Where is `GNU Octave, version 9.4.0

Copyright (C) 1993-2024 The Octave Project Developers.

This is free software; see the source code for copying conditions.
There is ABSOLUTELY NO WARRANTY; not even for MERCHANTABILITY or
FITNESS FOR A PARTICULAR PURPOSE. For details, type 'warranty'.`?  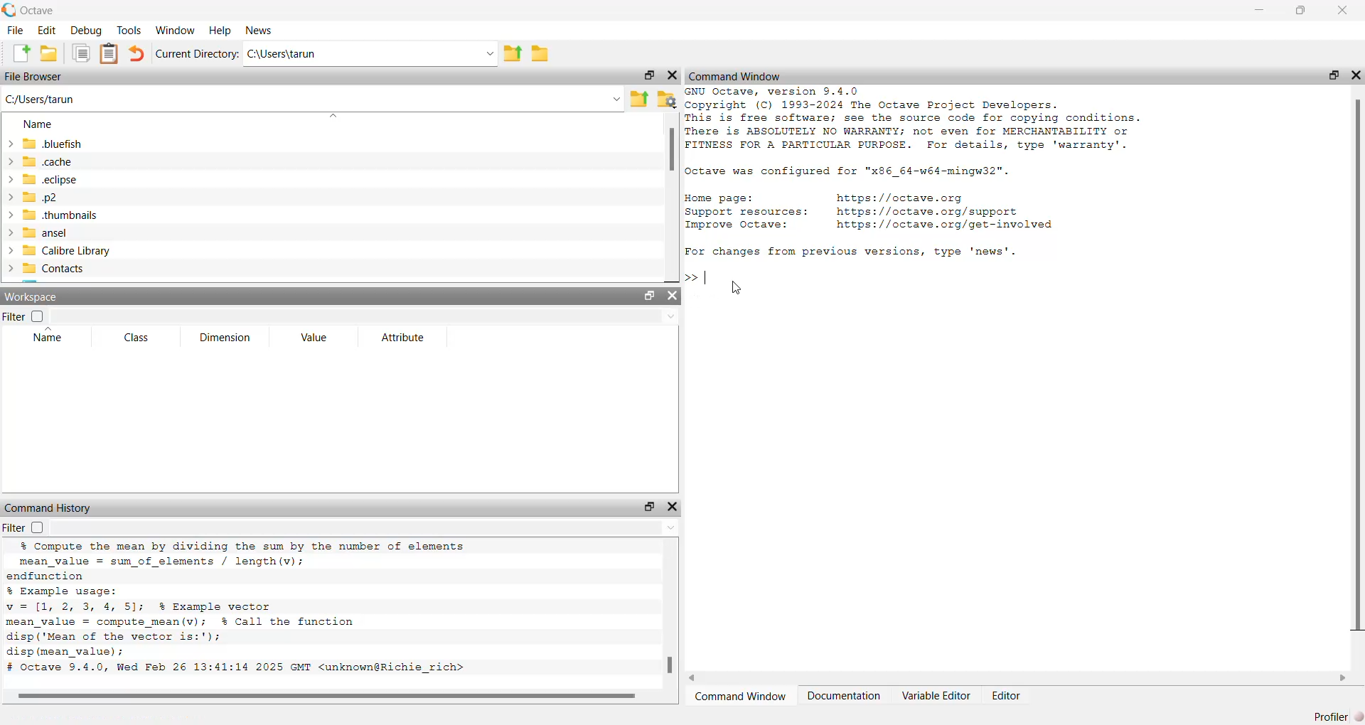 GNU Octave, version 9.4.0

Copyright (C) 1993-2024 The Octave Project Developers.

This is free software; see the source code for copying conditions.
There is ABSOLUTELY NO WARRANTY; not even for MERCHANTABILITY or
FITNESS FOR A PARTICULAR PURPOSE. For details, type 'warranty'. is located at coordinates (914, 119).